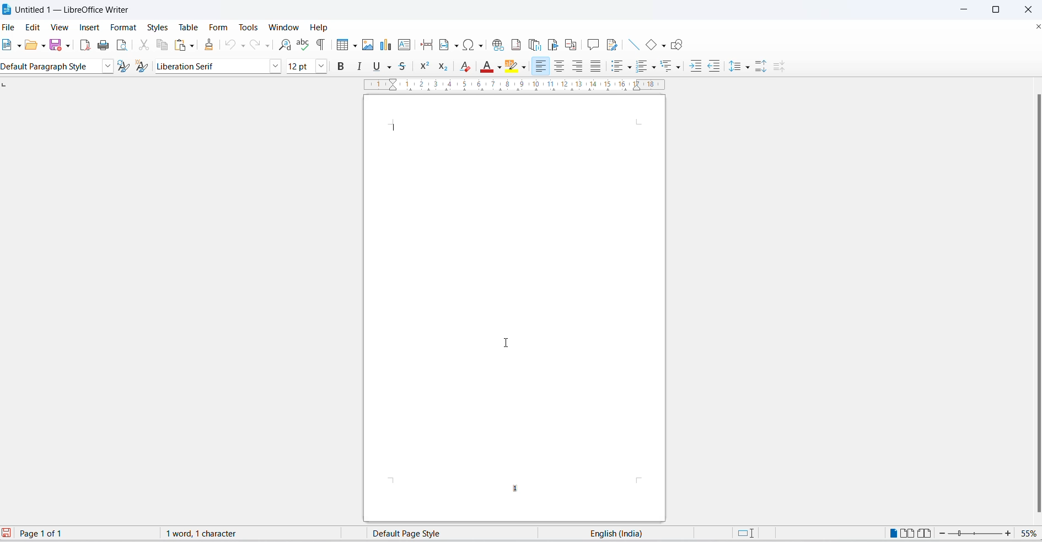 The height and width of the screenshot is (542, 1042). I want to click on word and character count, so click(207, 535).